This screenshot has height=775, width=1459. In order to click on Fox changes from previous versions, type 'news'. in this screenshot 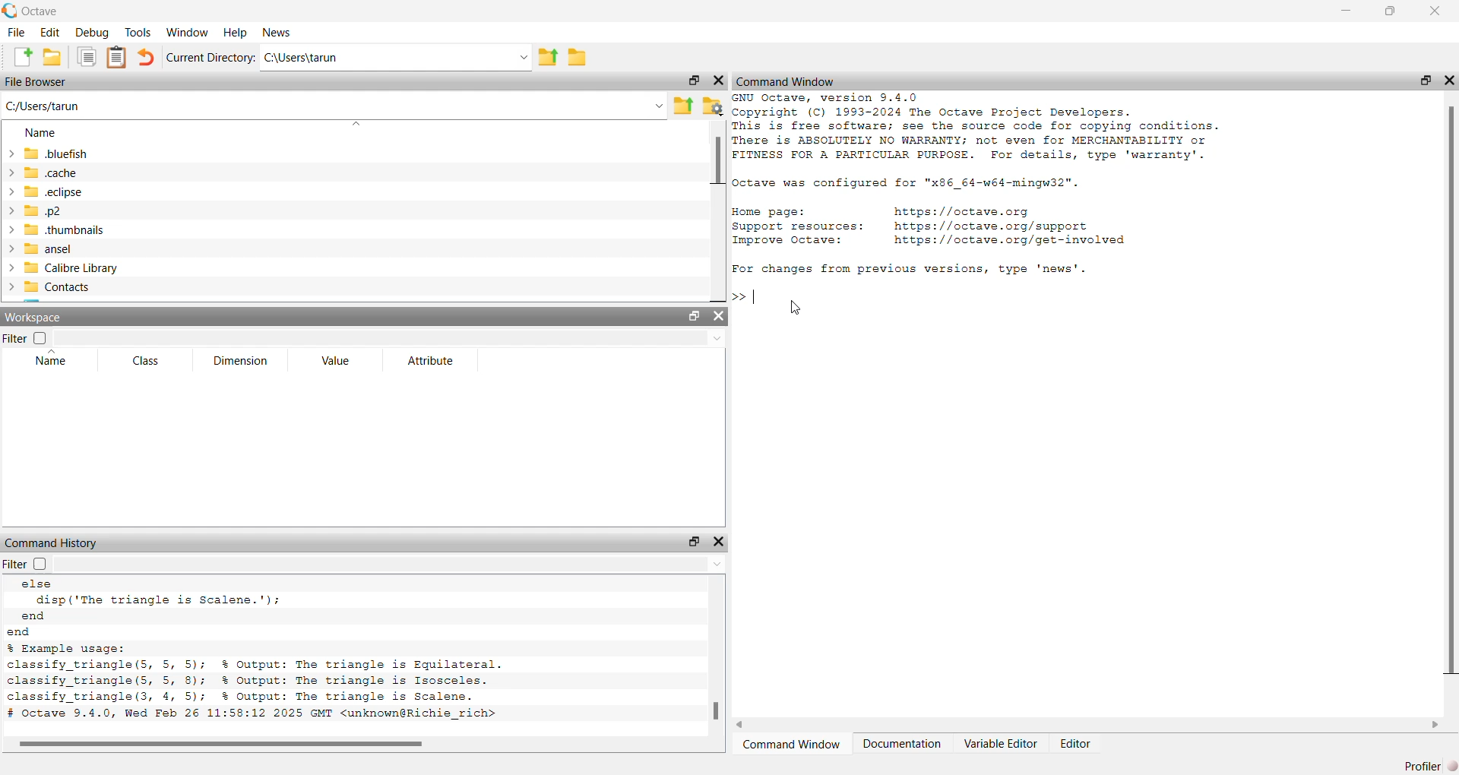, I will do `click(913, 270)`.